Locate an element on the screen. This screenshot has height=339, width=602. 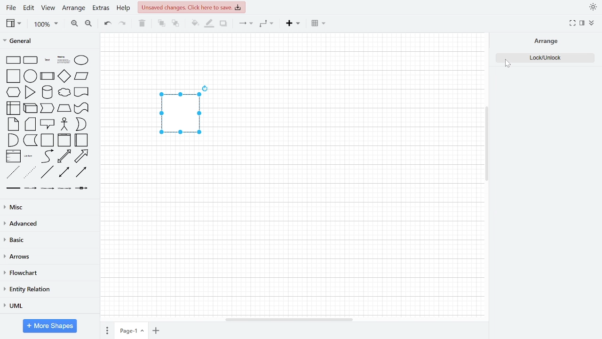
view is located at coordinates (48, 9).